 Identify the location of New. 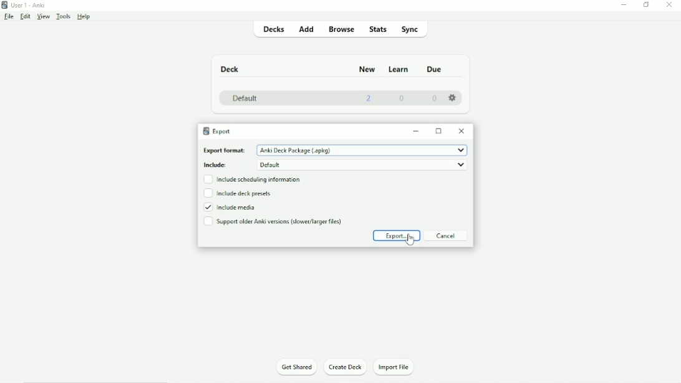
(368, 70).